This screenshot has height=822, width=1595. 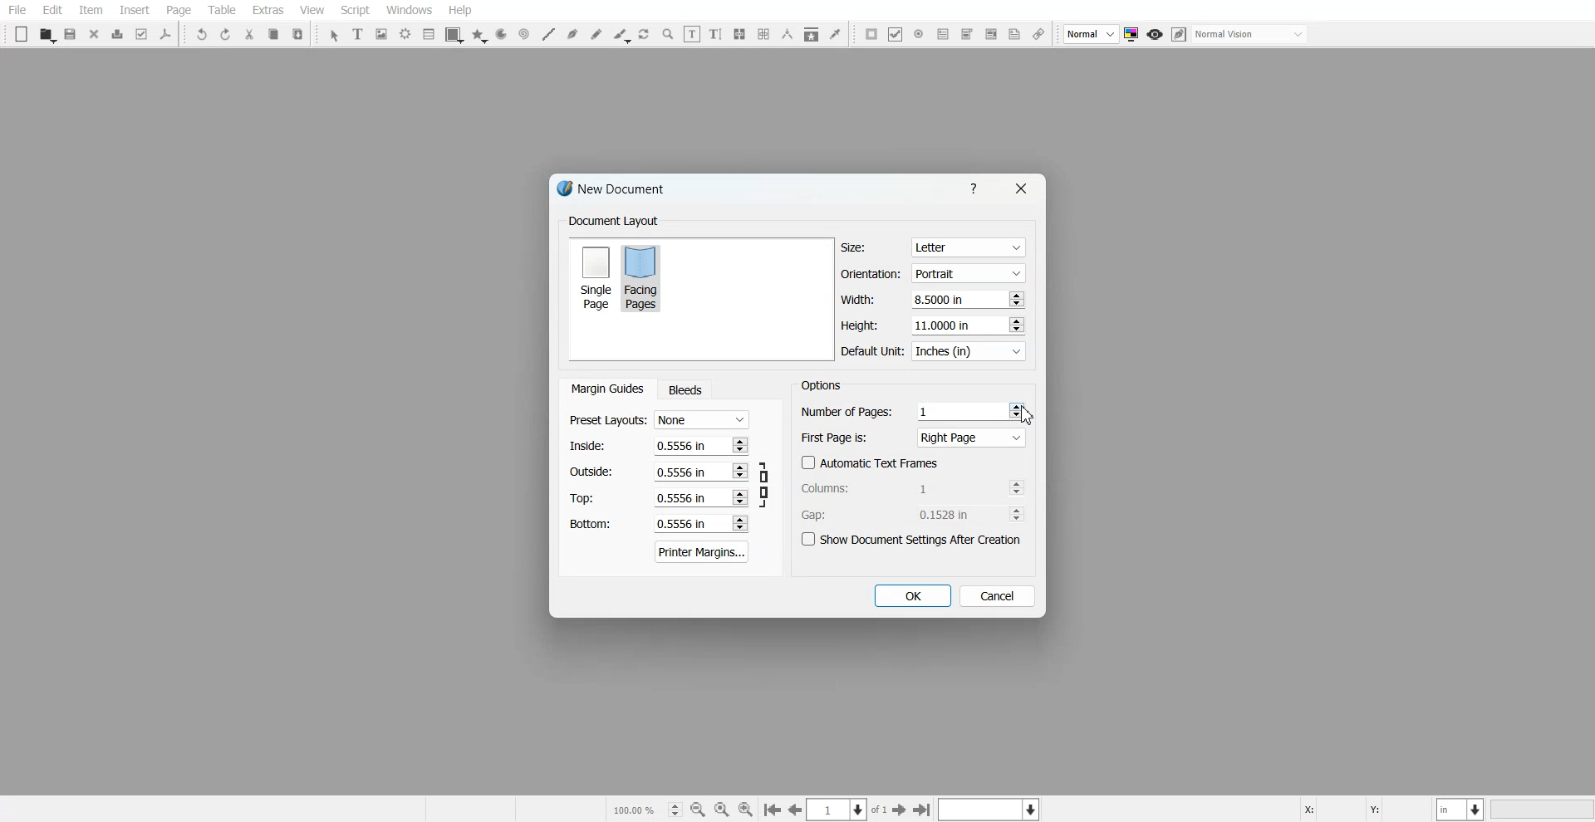 I want to click on Redo, so click(x=225, y=34).